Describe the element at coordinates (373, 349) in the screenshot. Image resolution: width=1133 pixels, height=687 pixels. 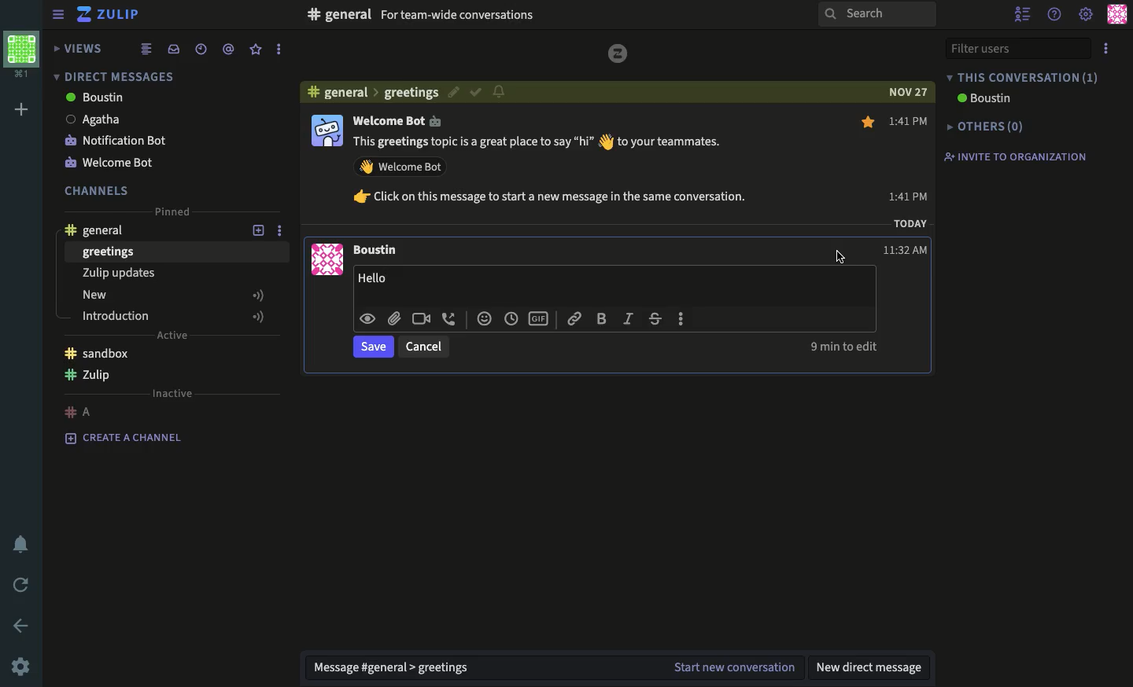
I see `save` at that location.